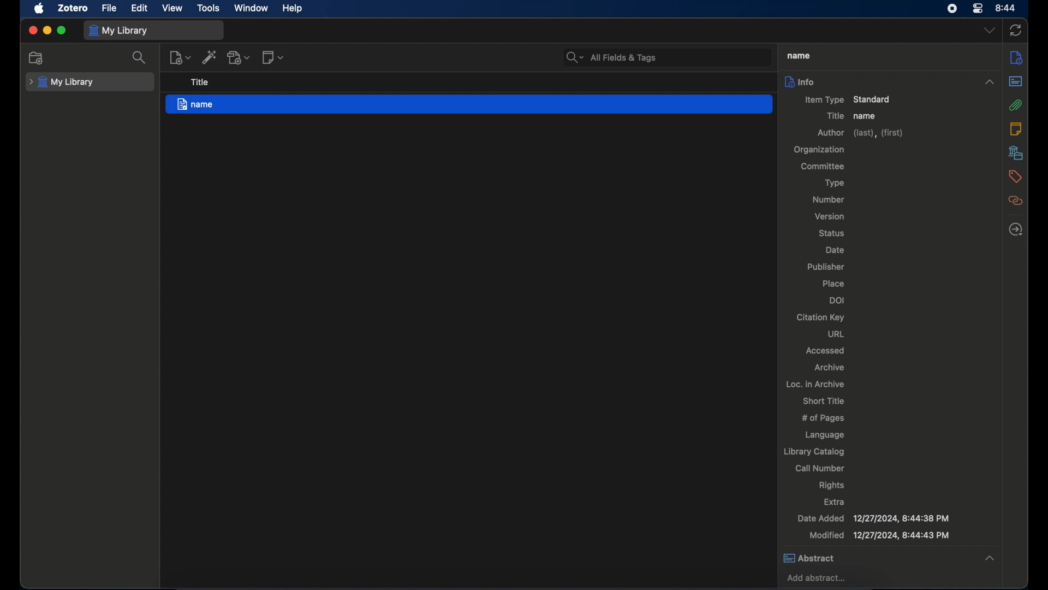 This screenshot has height=590, width=1048. I want to click on collapse, so click(989, 82).